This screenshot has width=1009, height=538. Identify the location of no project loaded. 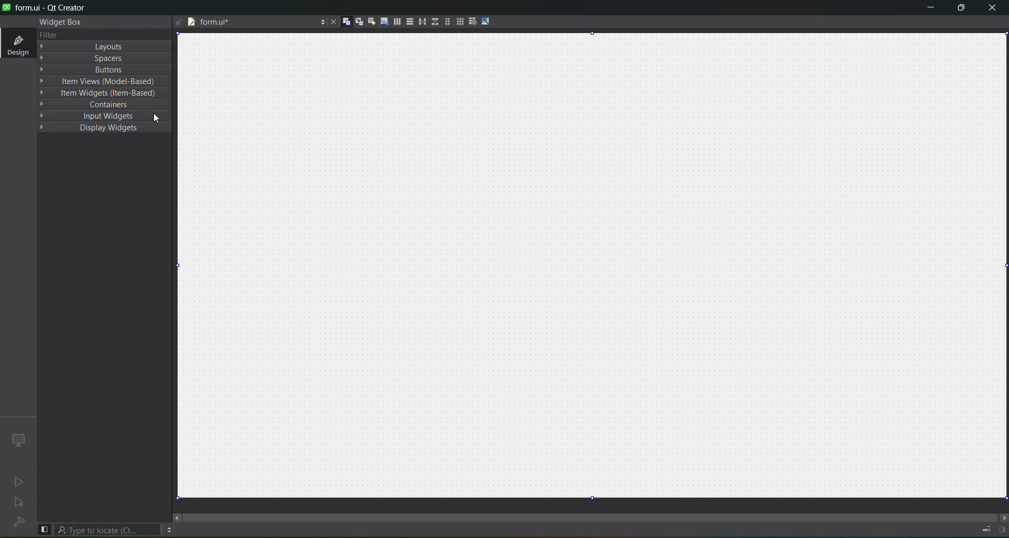
(18, 525).